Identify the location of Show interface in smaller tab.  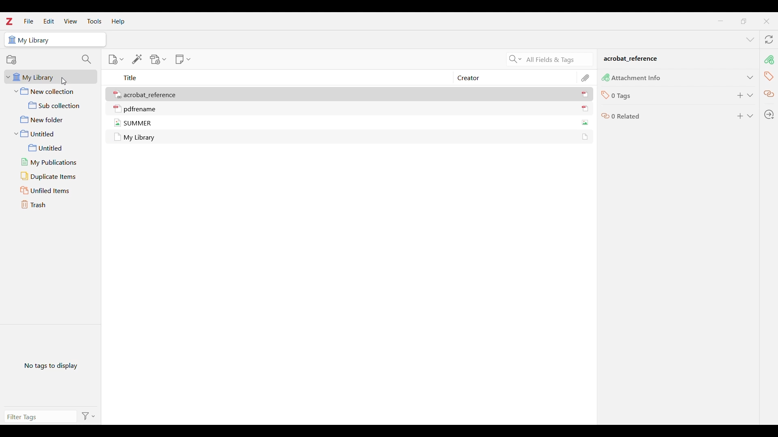
(744, 21).